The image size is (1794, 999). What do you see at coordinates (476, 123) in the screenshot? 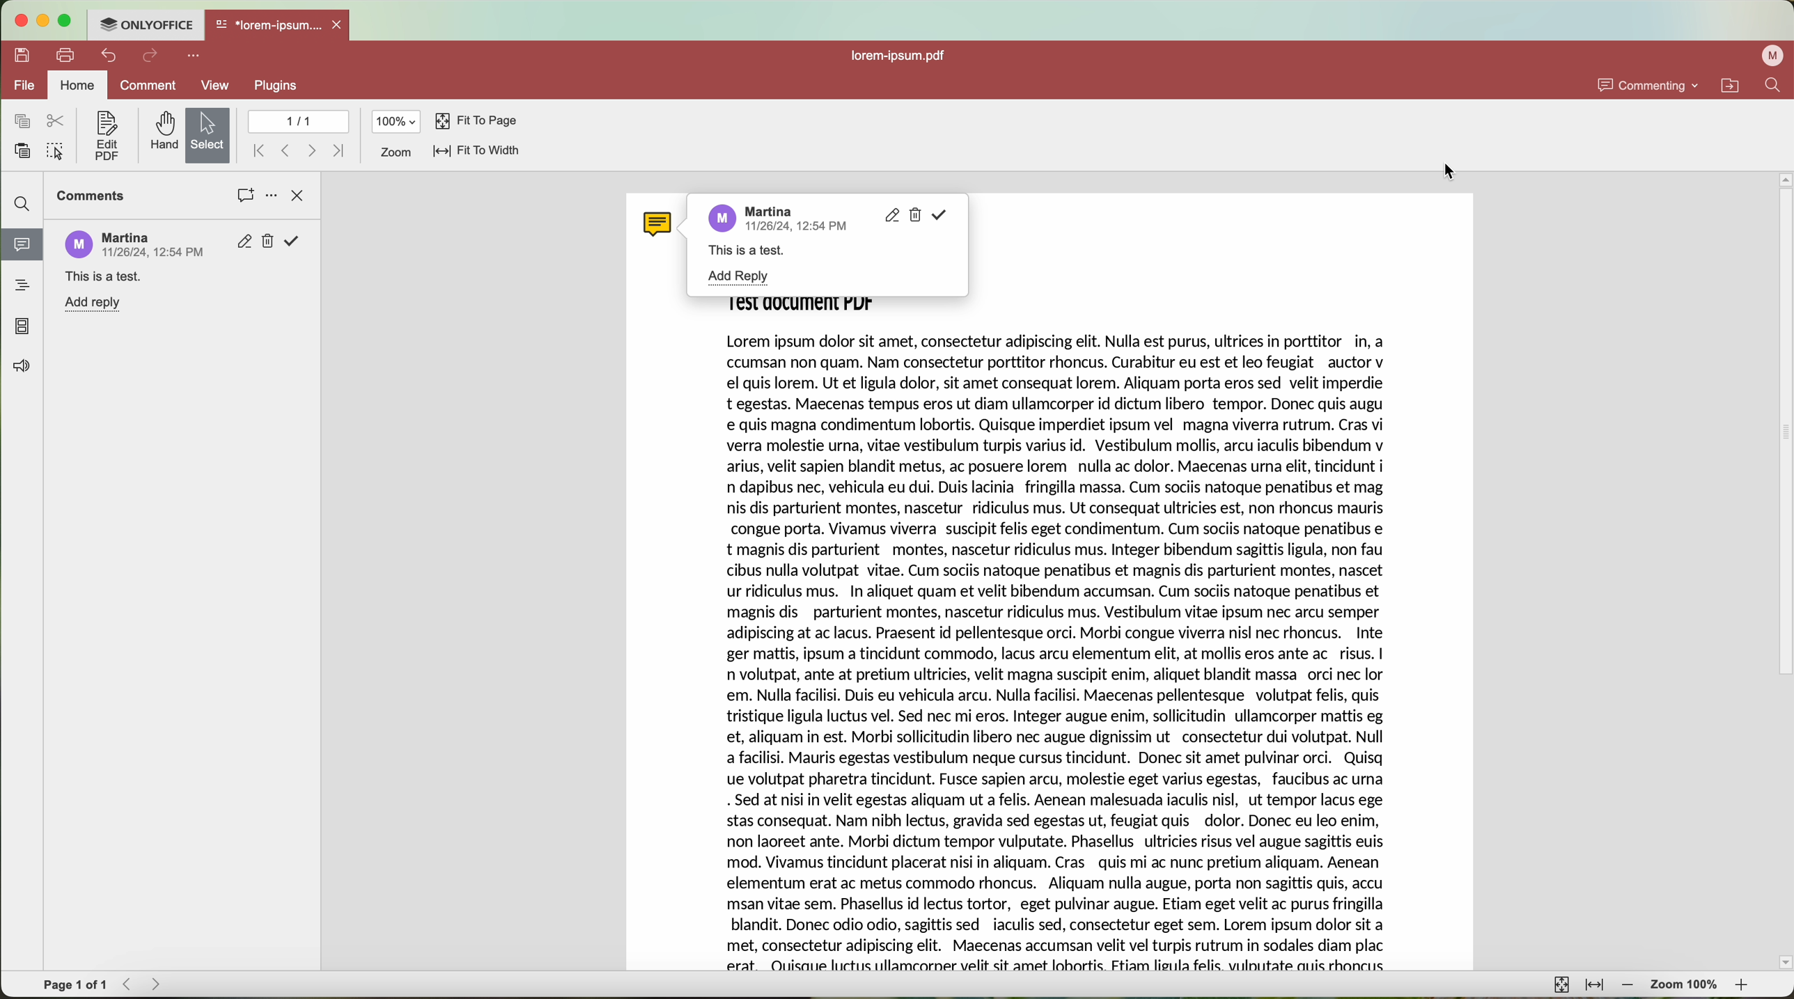
I see `fit to page` at bounding box center [476, 123].